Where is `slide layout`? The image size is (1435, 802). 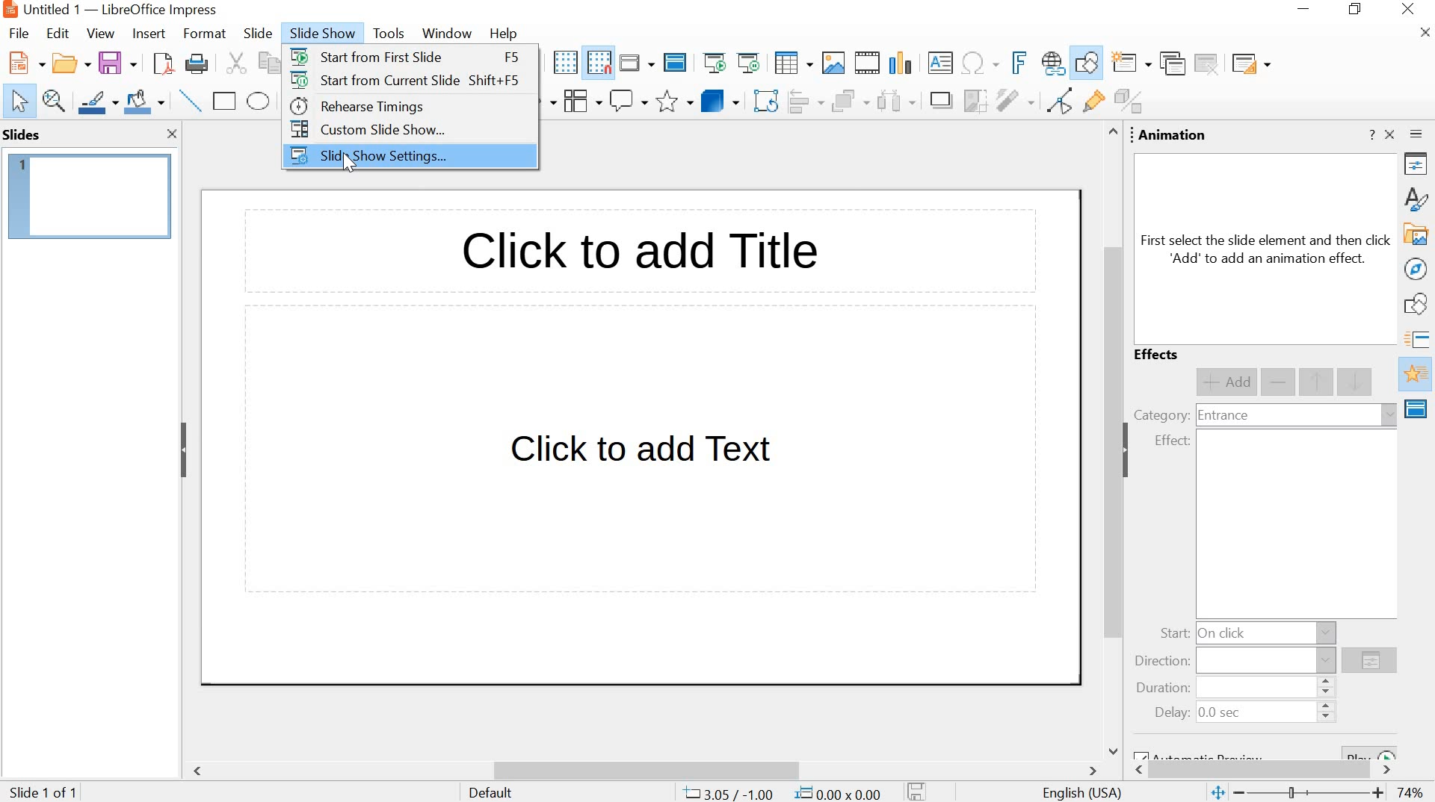
slide layout is located at coordinates (1250, 63).